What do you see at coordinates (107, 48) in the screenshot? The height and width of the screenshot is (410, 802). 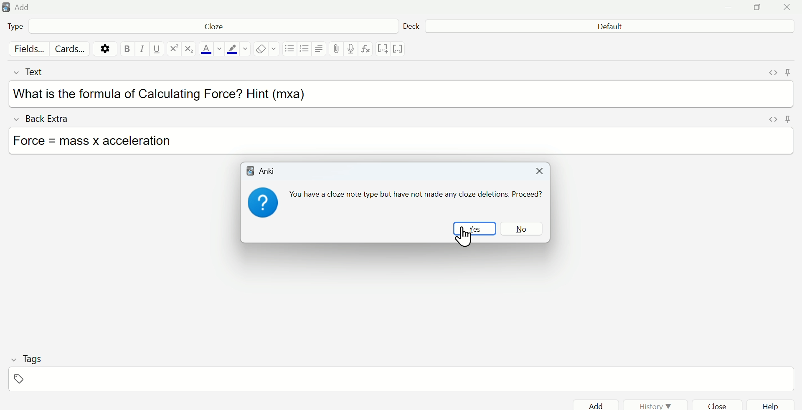 I see `Settings` at bounding box center [107, 48].